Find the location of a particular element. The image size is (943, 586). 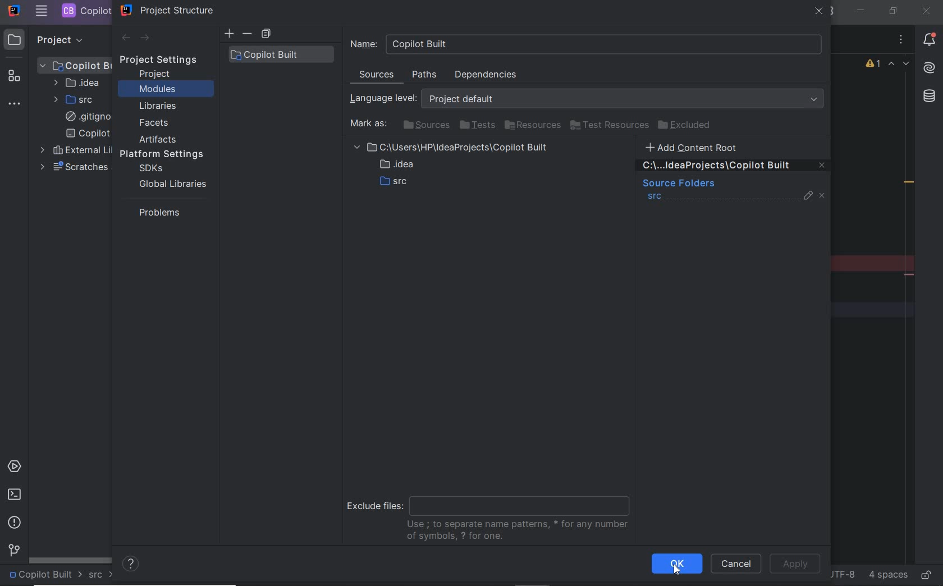

project is located at coordinates (155, 74).